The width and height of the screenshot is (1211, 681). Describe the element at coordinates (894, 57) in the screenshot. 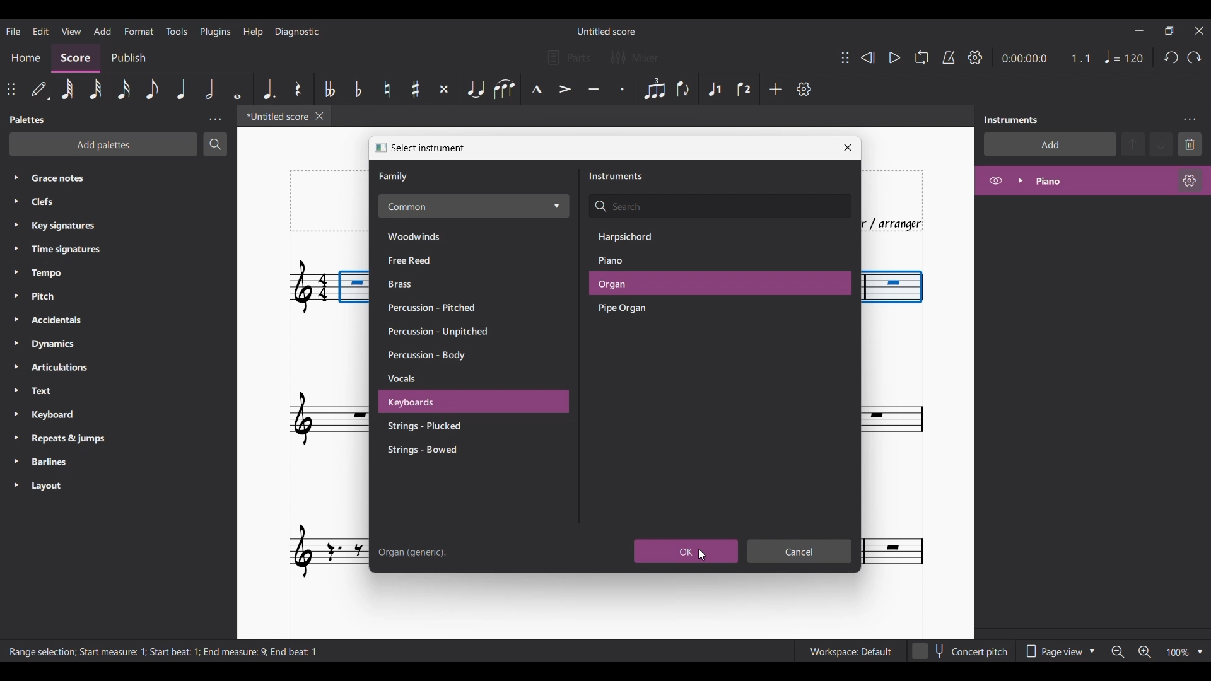

I see `Play` at that location.